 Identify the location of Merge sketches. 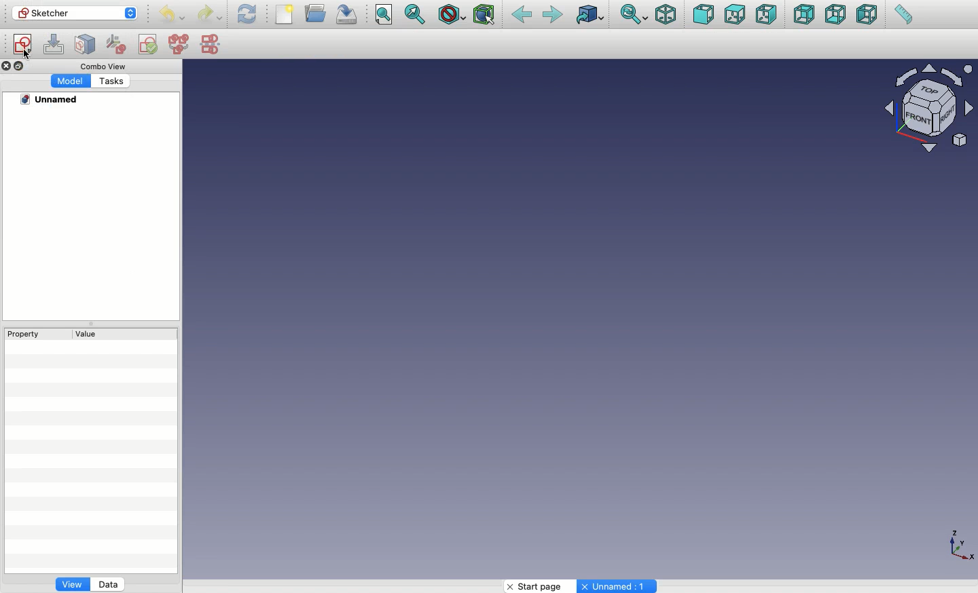
(179, 45).